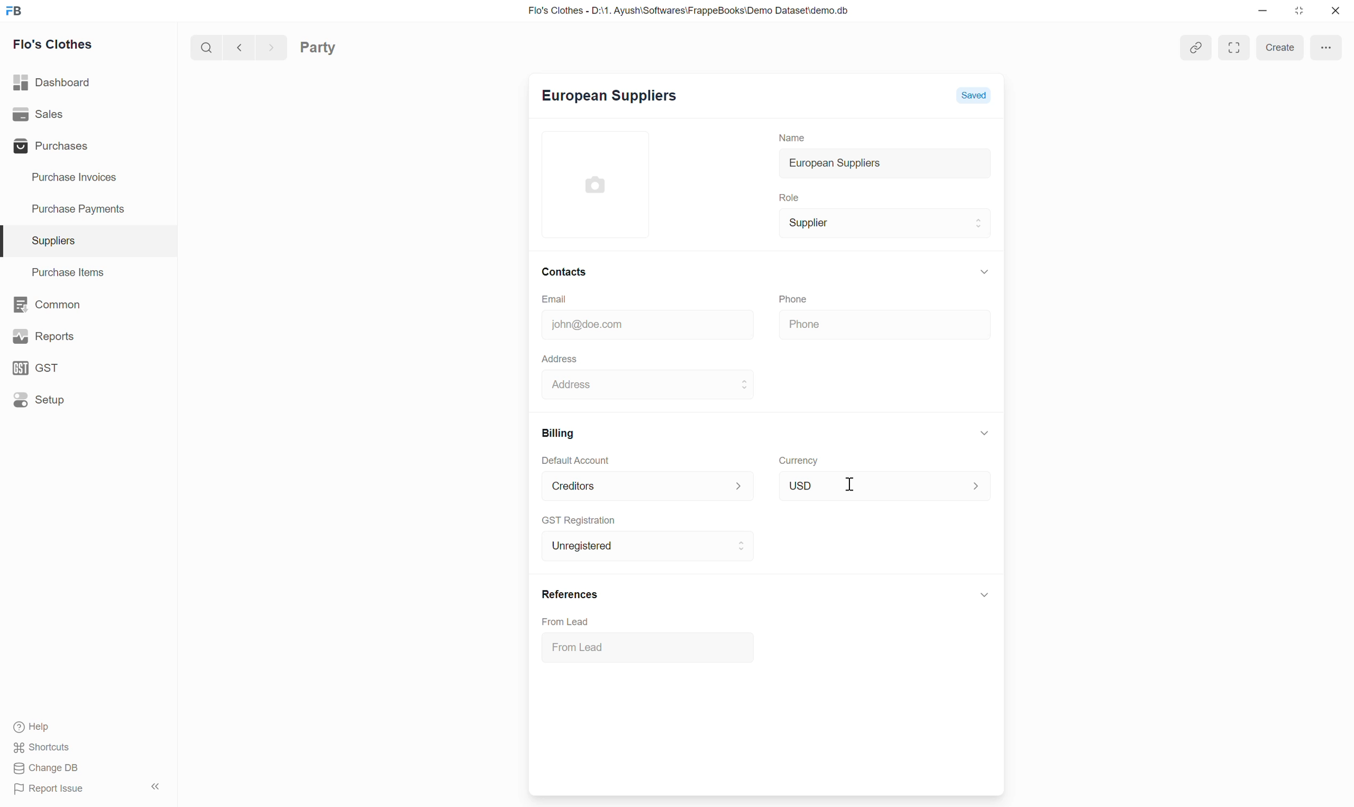 The width and height of the screenshot is (1354, 807). Describe the element at coordinates (1300, 11) in the screenshot. I see `close down` at that location.